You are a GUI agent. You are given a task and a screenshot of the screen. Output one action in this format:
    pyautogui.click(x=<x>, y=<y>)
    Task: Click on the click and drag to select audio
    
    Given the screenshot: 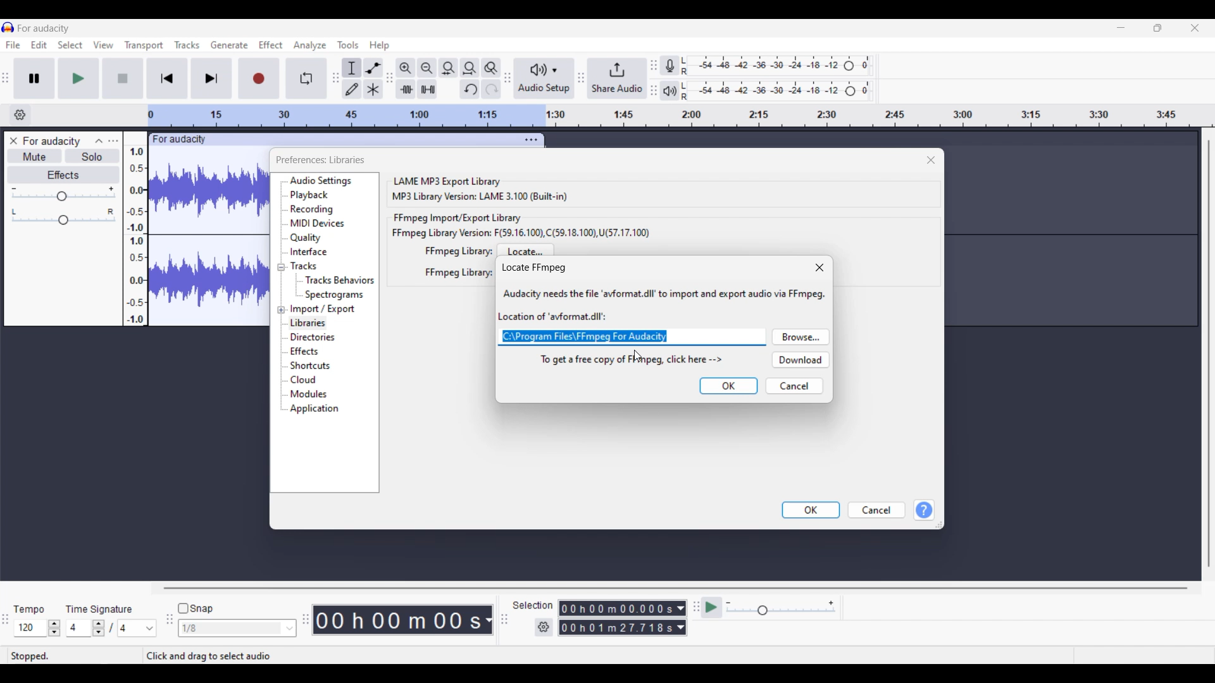 What is the action you would take?
    pyautogui.click(x=223, y=655)
    